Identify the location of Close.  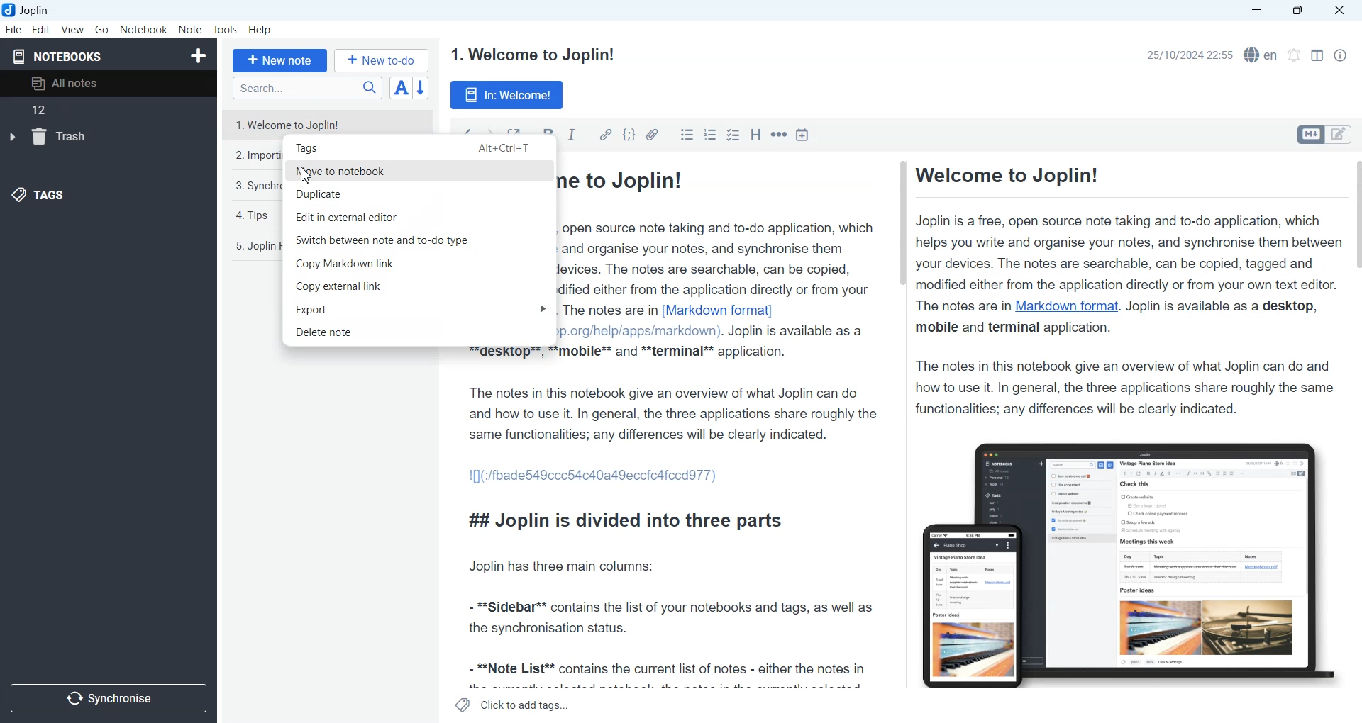
(1338, 11).